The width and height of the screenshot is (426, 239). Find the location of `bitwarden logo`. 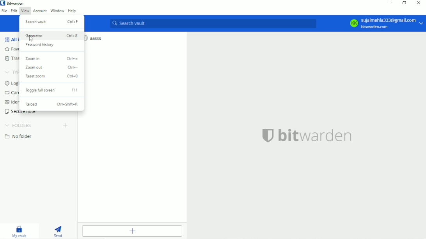

bitwarden logo is located at coordinates (268, 135).